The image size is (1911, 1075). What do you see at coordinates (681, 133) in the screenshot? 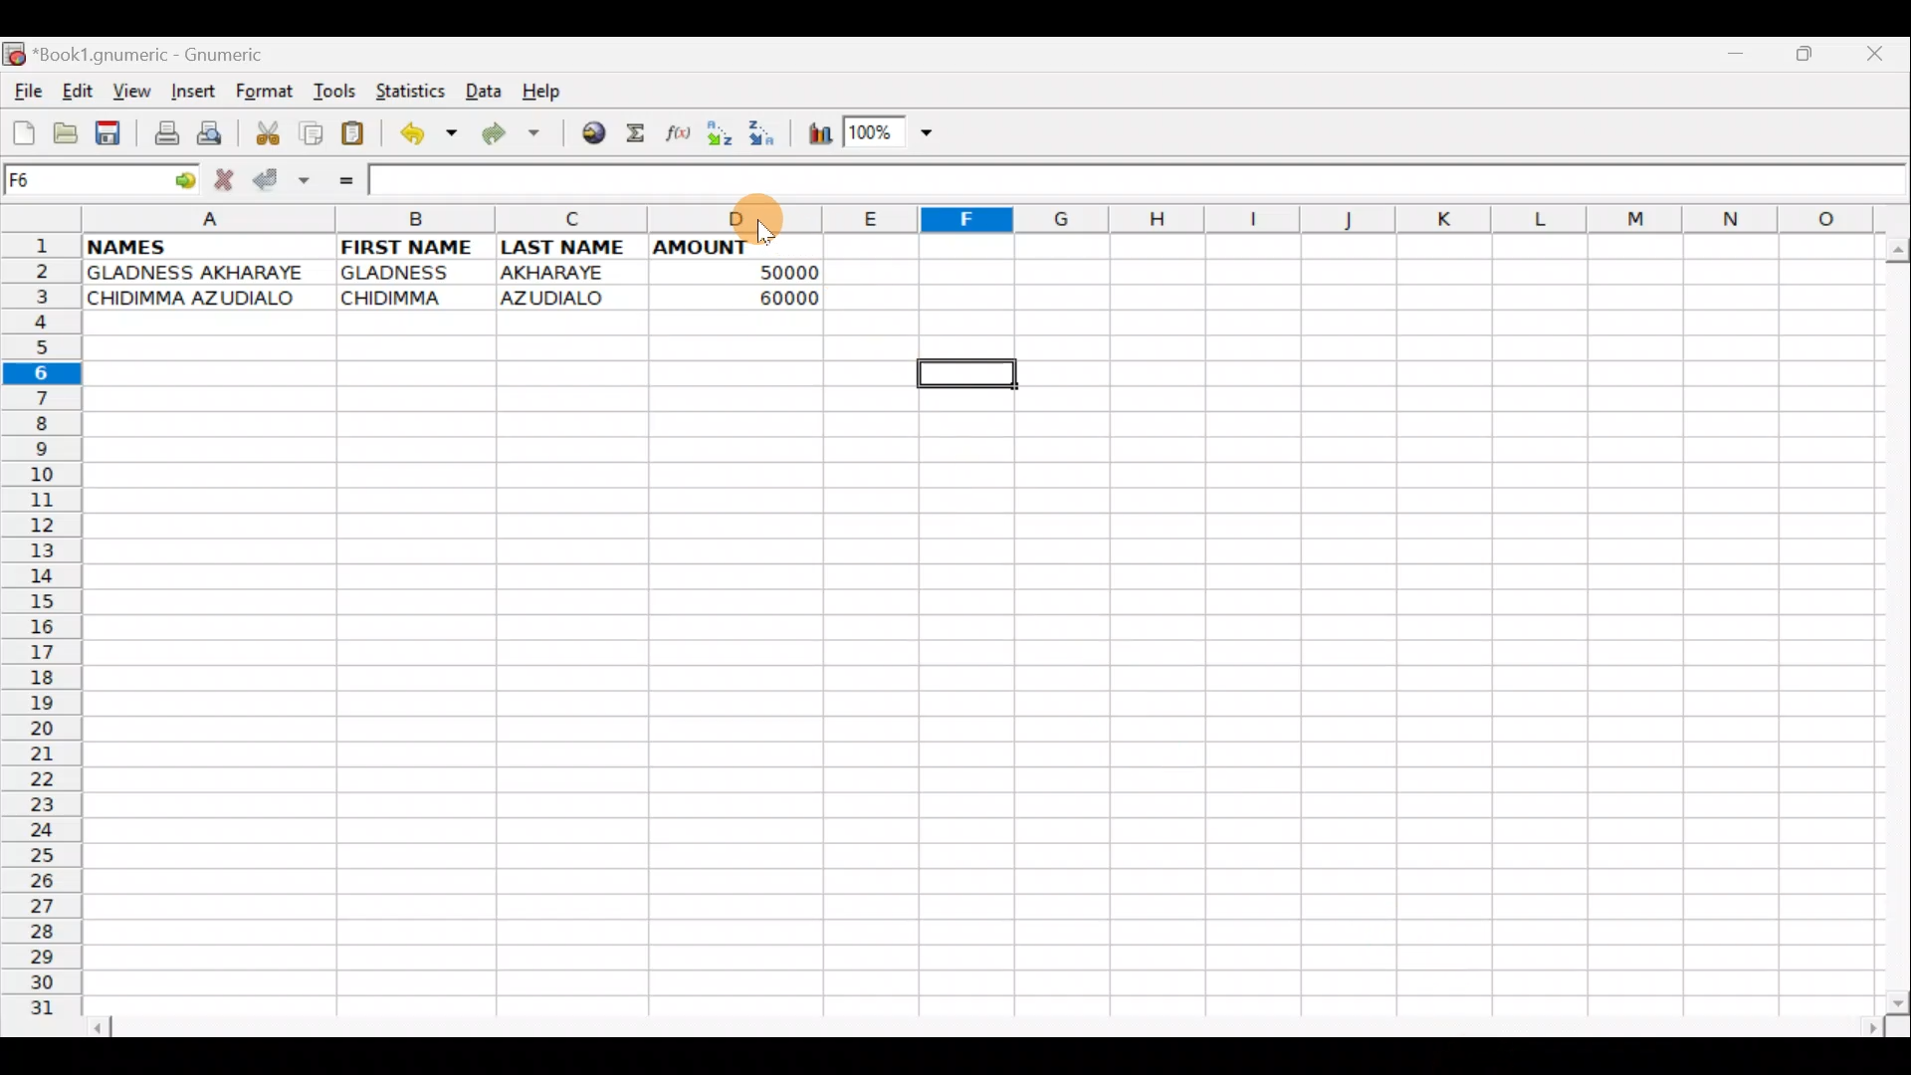
I see `Edit function in the current cell` at bounding box center [681, 133].